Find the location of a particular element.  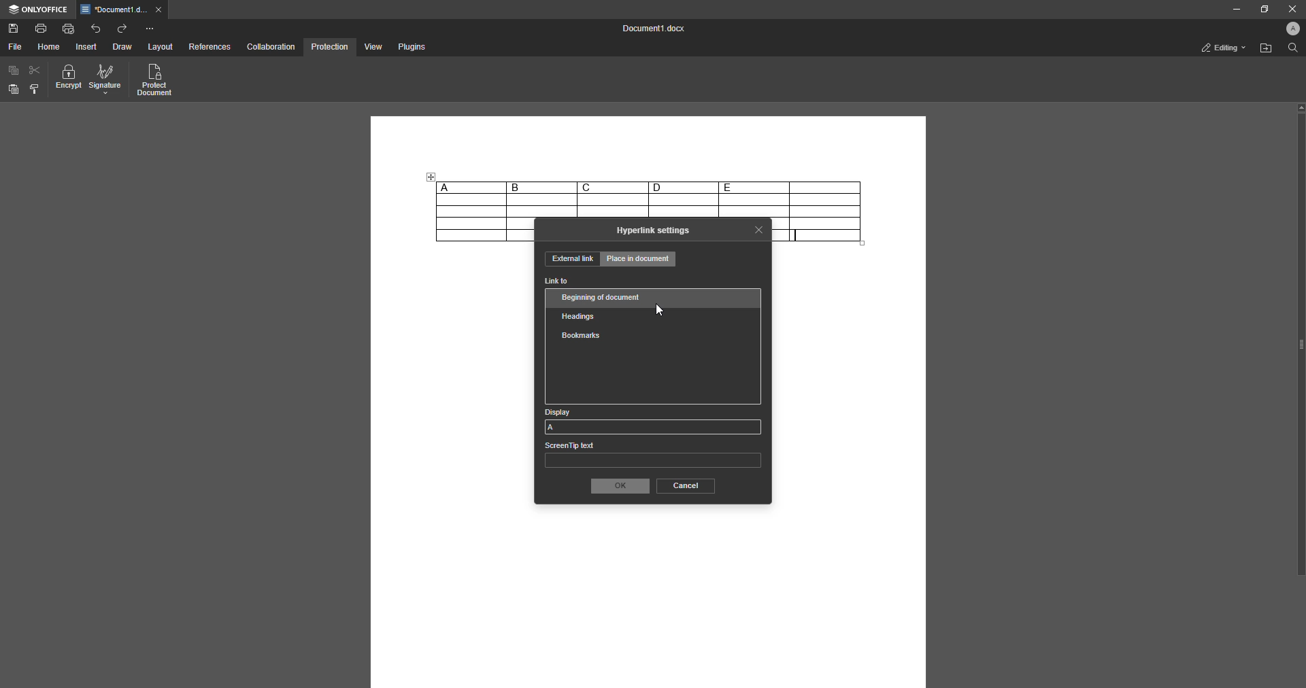

Cursor is located at coordinates (660, 311).